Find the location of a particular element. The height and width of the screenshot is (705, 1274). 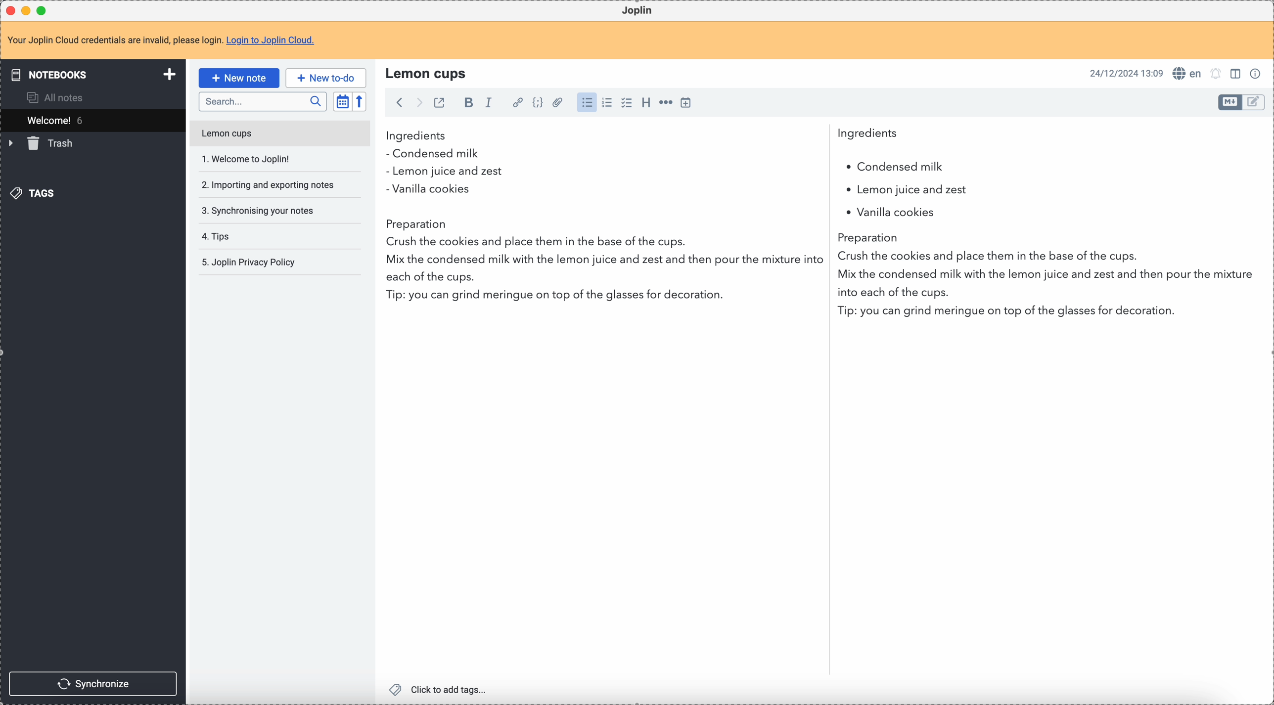

italic is located at coordinates (488, 102).